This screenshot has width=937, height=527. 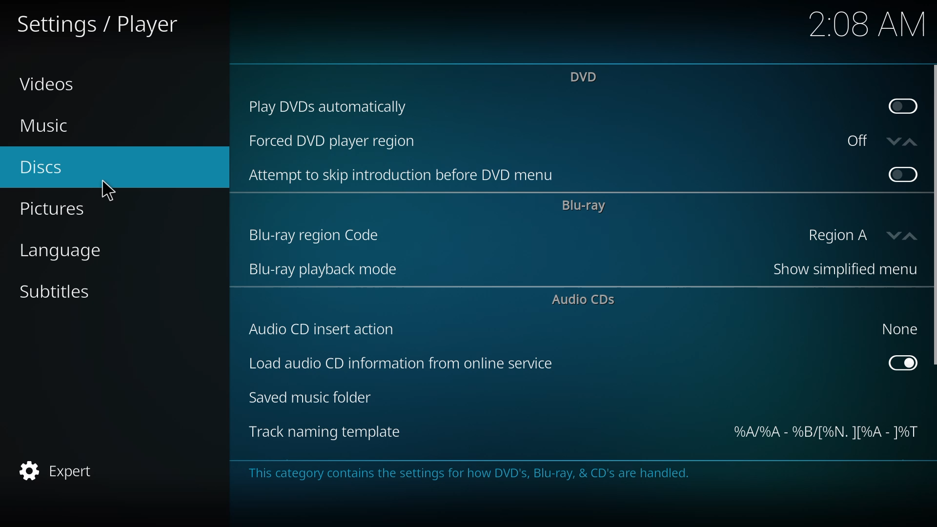 I want to click on attempt to skip intro before dvd menu, so click(x=406, y=176).